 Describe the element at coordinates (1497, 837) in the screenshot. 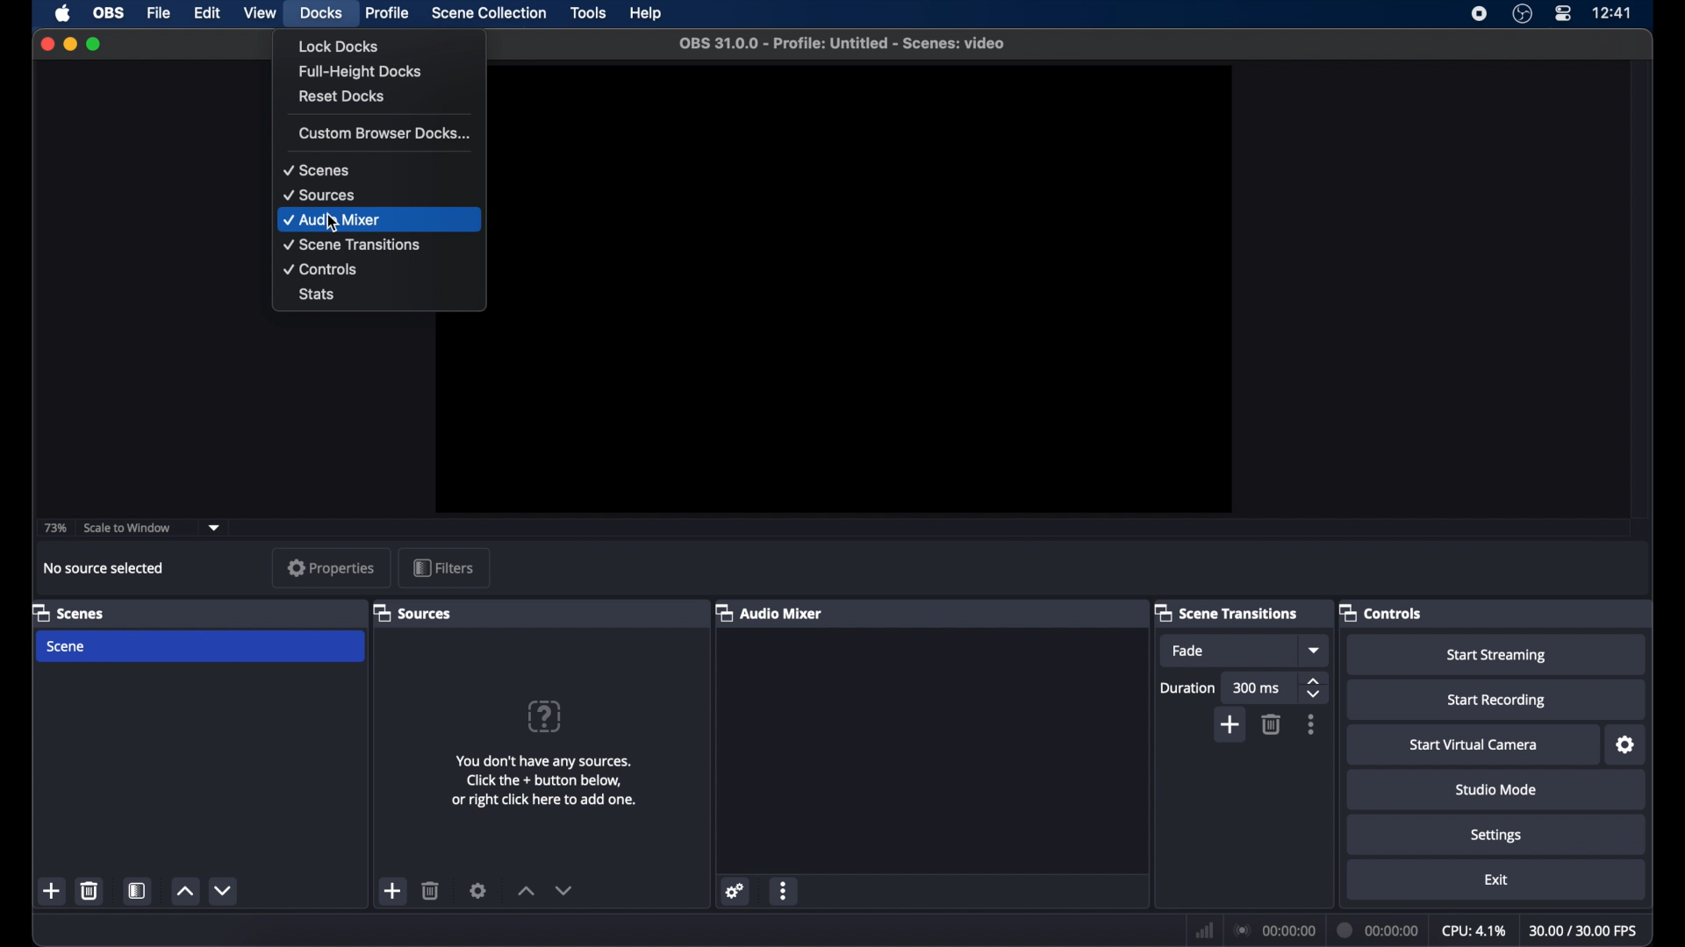

I see `settings` at that location.